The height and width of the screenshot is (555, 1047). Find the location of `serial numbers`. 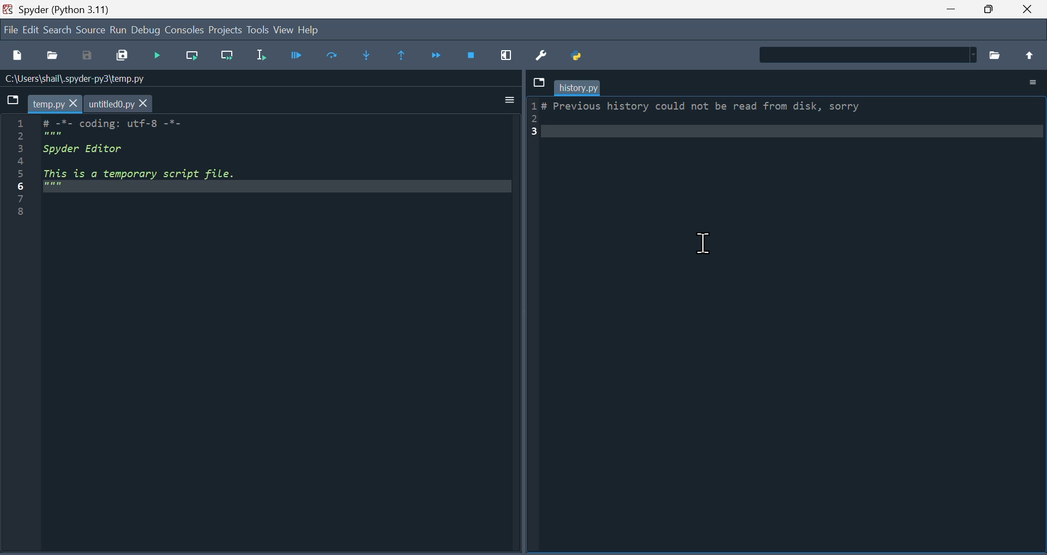

serial numbers is located at coordinates (534, 118).